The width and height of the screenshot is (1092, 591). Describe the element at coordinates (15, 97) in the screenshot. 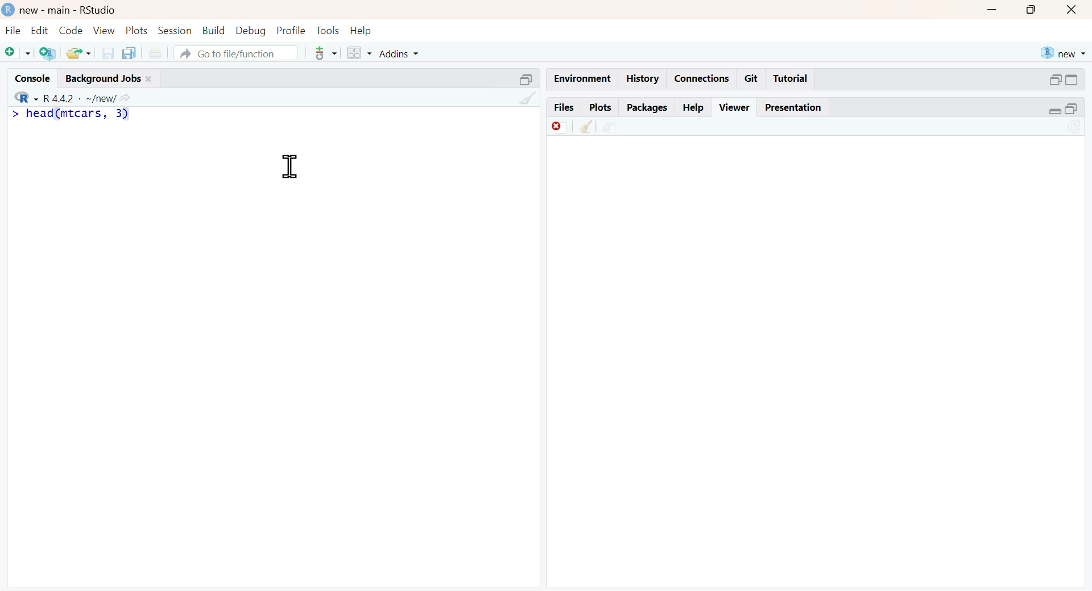

I see `R dropdown` at that location.